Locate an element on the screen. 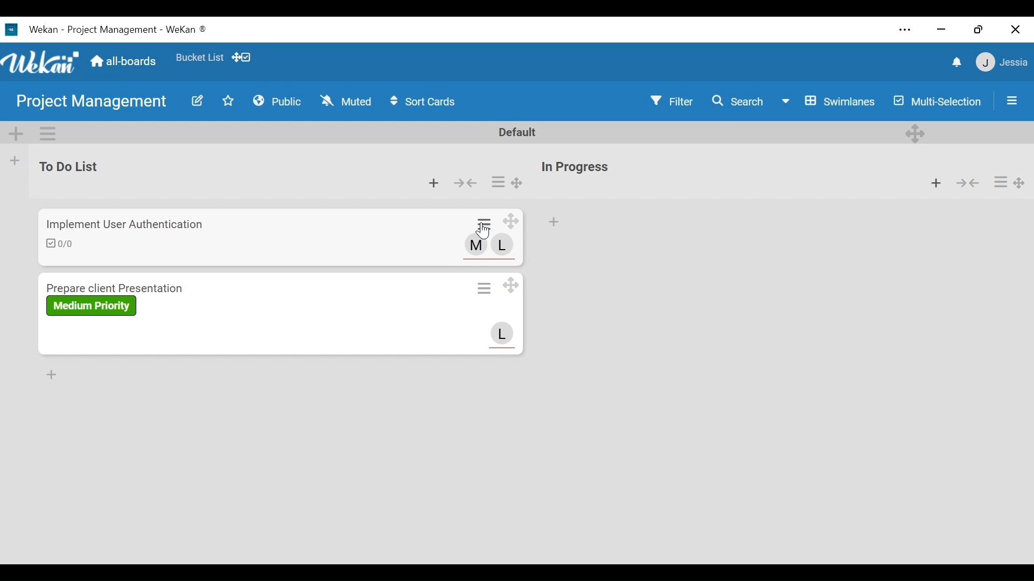  Card actions is located at coordinates (1000, 182).